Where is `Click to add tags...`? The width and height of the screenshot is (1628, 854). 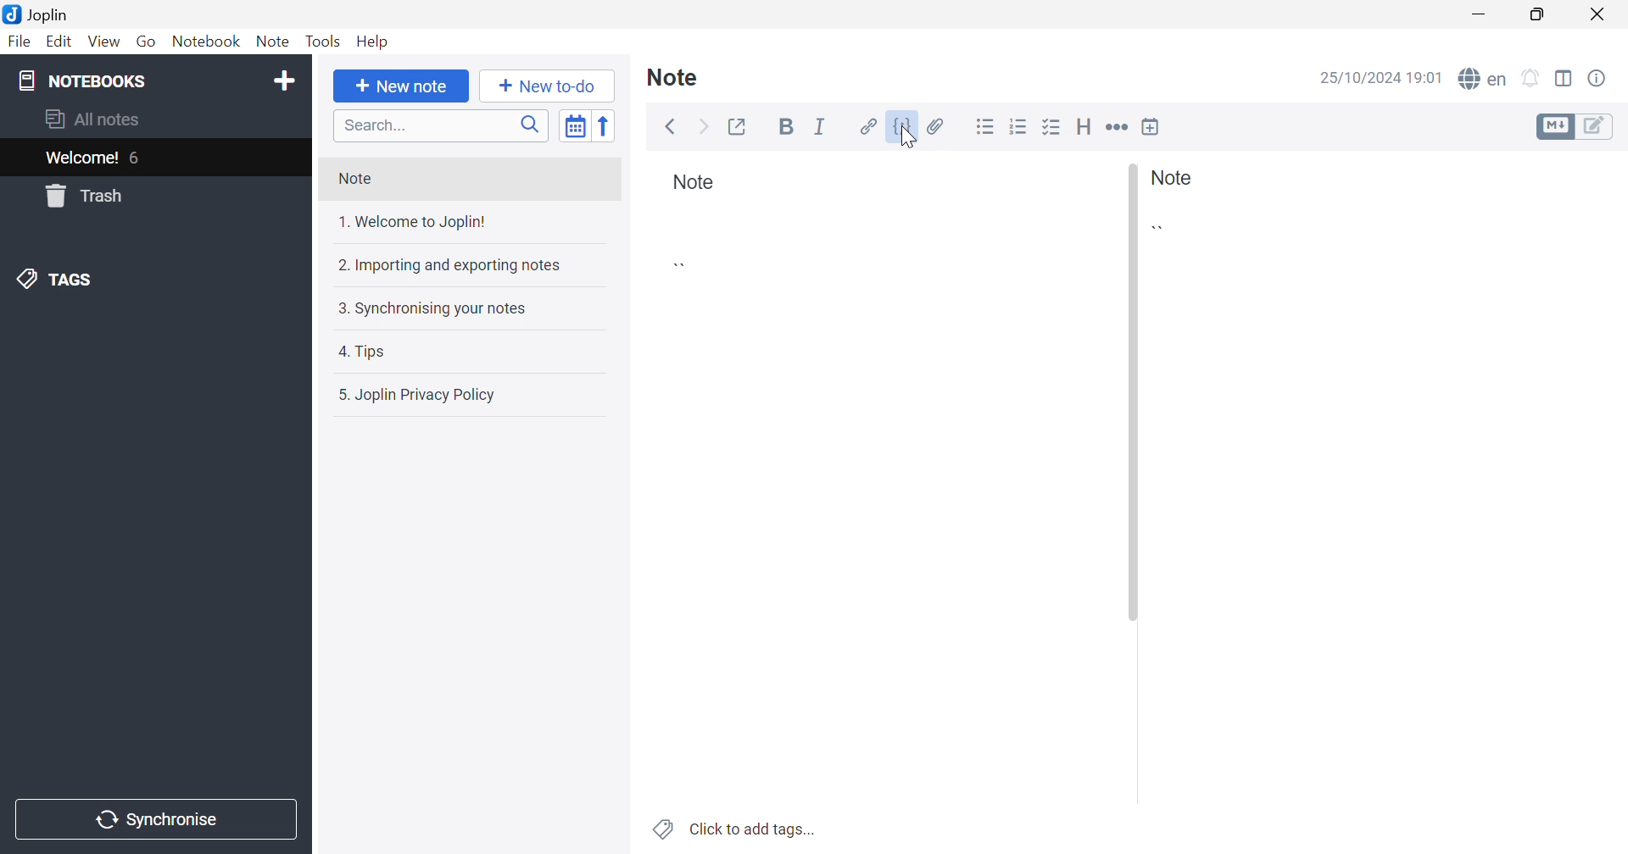
Click to add tags... is located at coordinates (758, 828).